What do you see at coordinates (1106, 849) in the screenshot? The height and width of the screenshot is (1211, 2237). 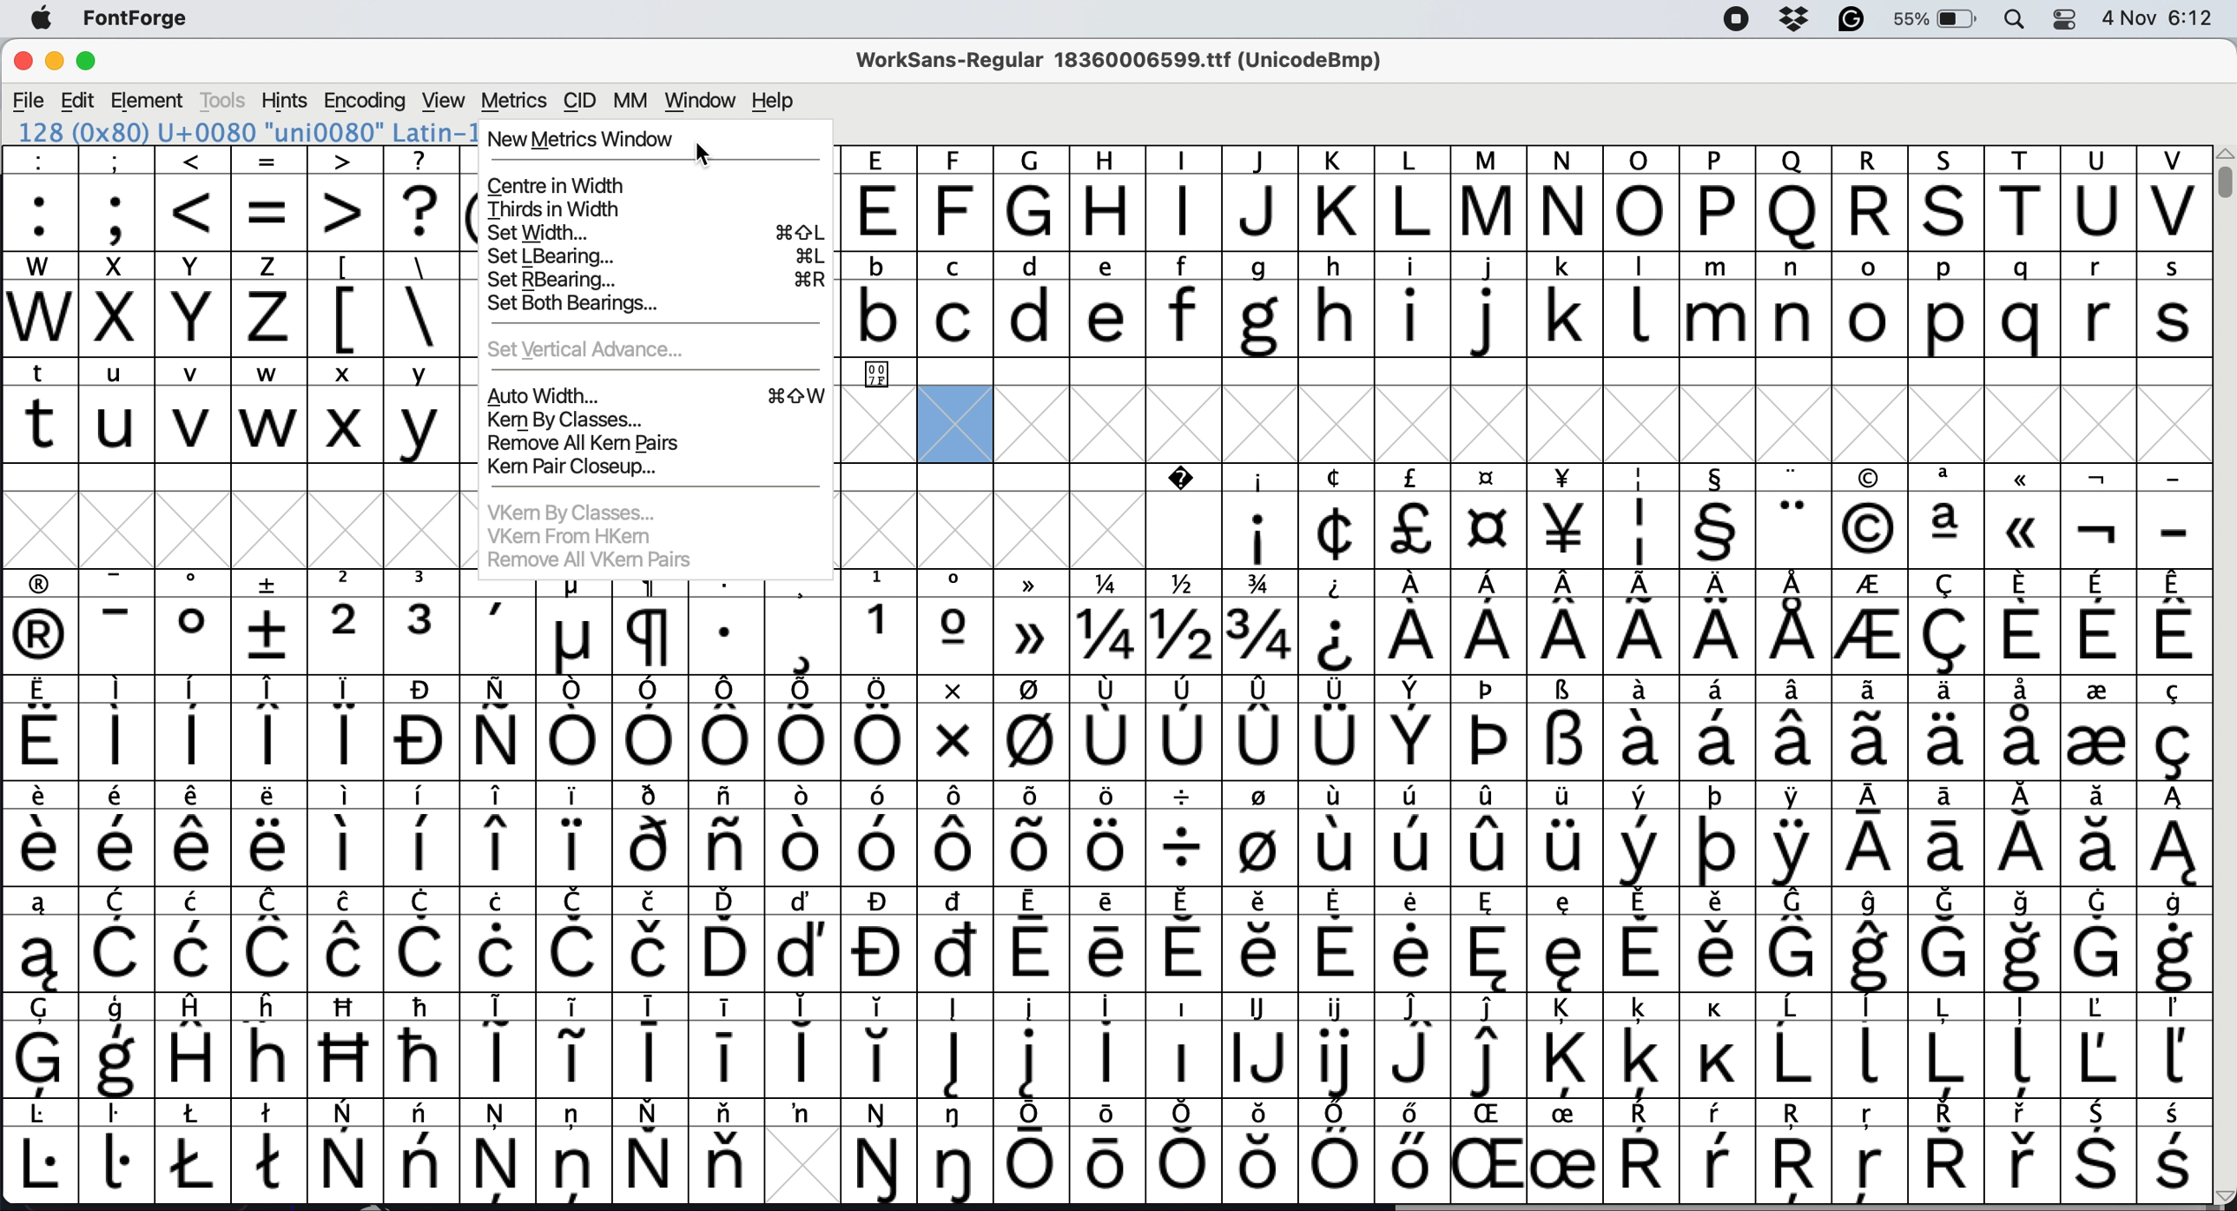 I see `special characters` at bounding box center [1106, 849].